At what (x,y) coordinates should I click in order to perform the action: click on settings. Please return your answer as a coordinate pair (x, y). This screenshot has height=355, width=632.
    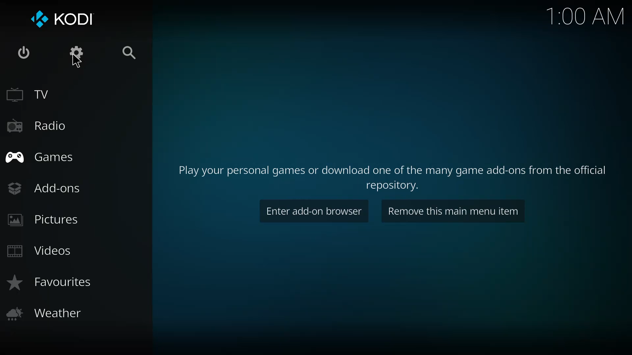
    Looking at the image, I should click on (72, 54).